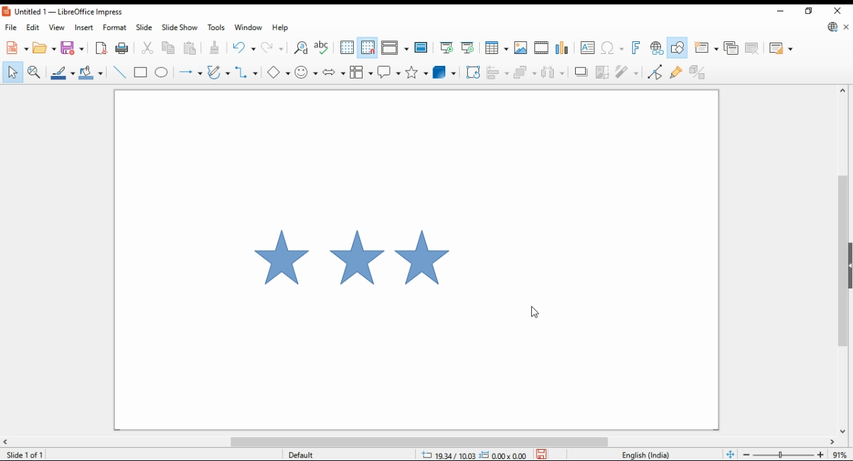 The width and height of the screenshot is (853, 461). Describe the element at coordinates (93, 72) in the screenshot. I see `fill color` at that location.